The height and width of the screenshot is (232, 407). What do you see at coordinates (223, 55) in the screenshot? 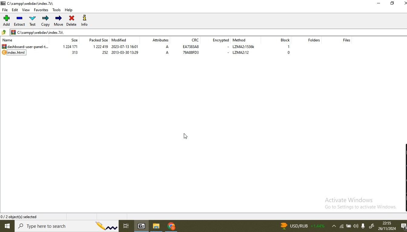
I see `-` at bounding box center [223, 55].